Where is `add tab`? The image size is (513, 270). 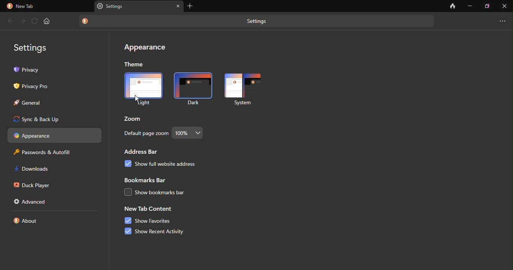 add tab is located at coordinates (192, 6).